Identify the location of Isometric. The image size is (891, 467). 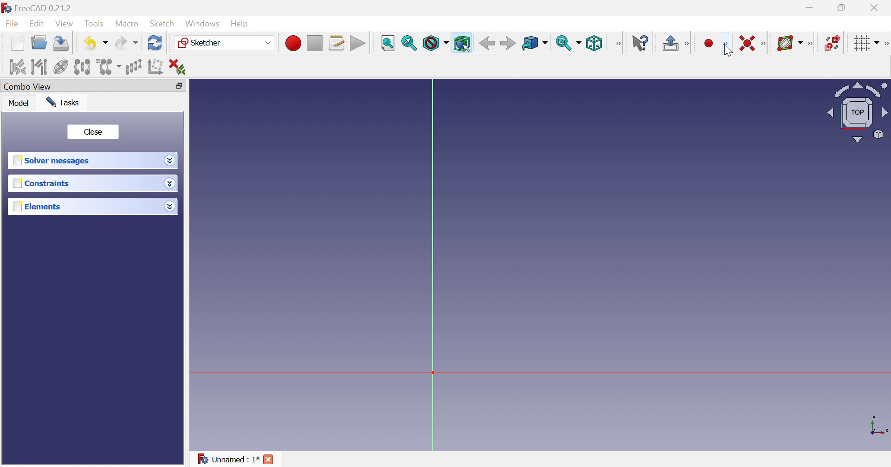
(596, 43).